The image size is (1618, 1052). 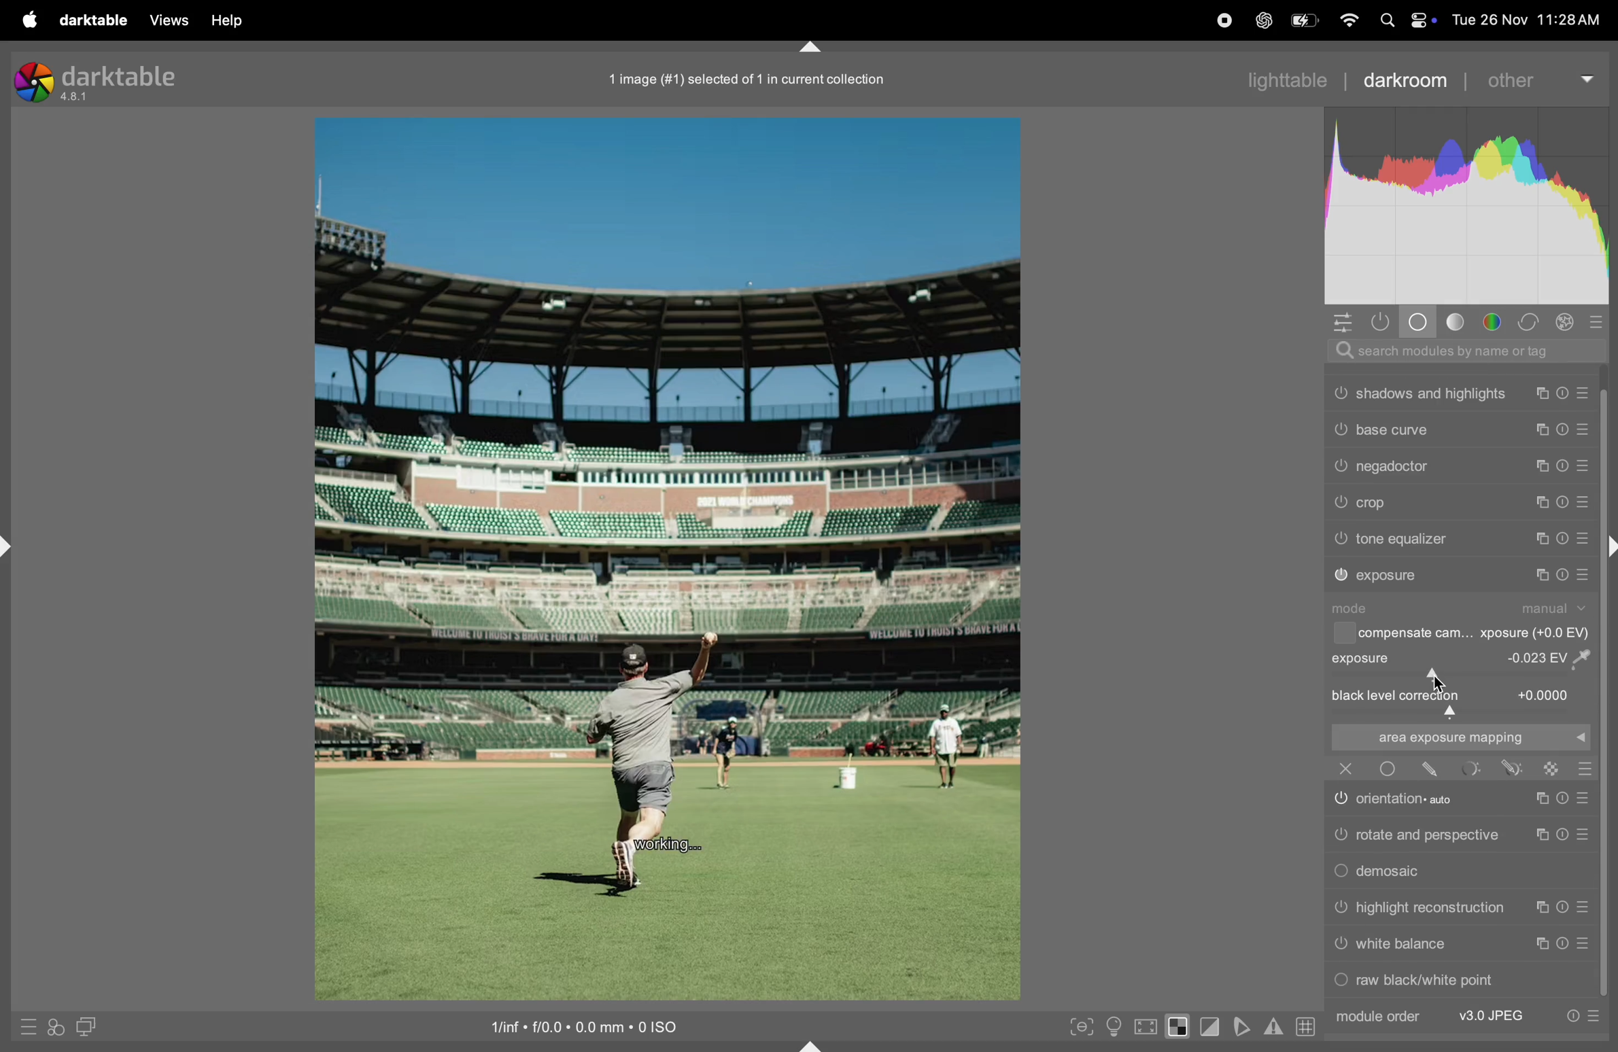 I want to click on white balance, so click(x=1402, y=944).